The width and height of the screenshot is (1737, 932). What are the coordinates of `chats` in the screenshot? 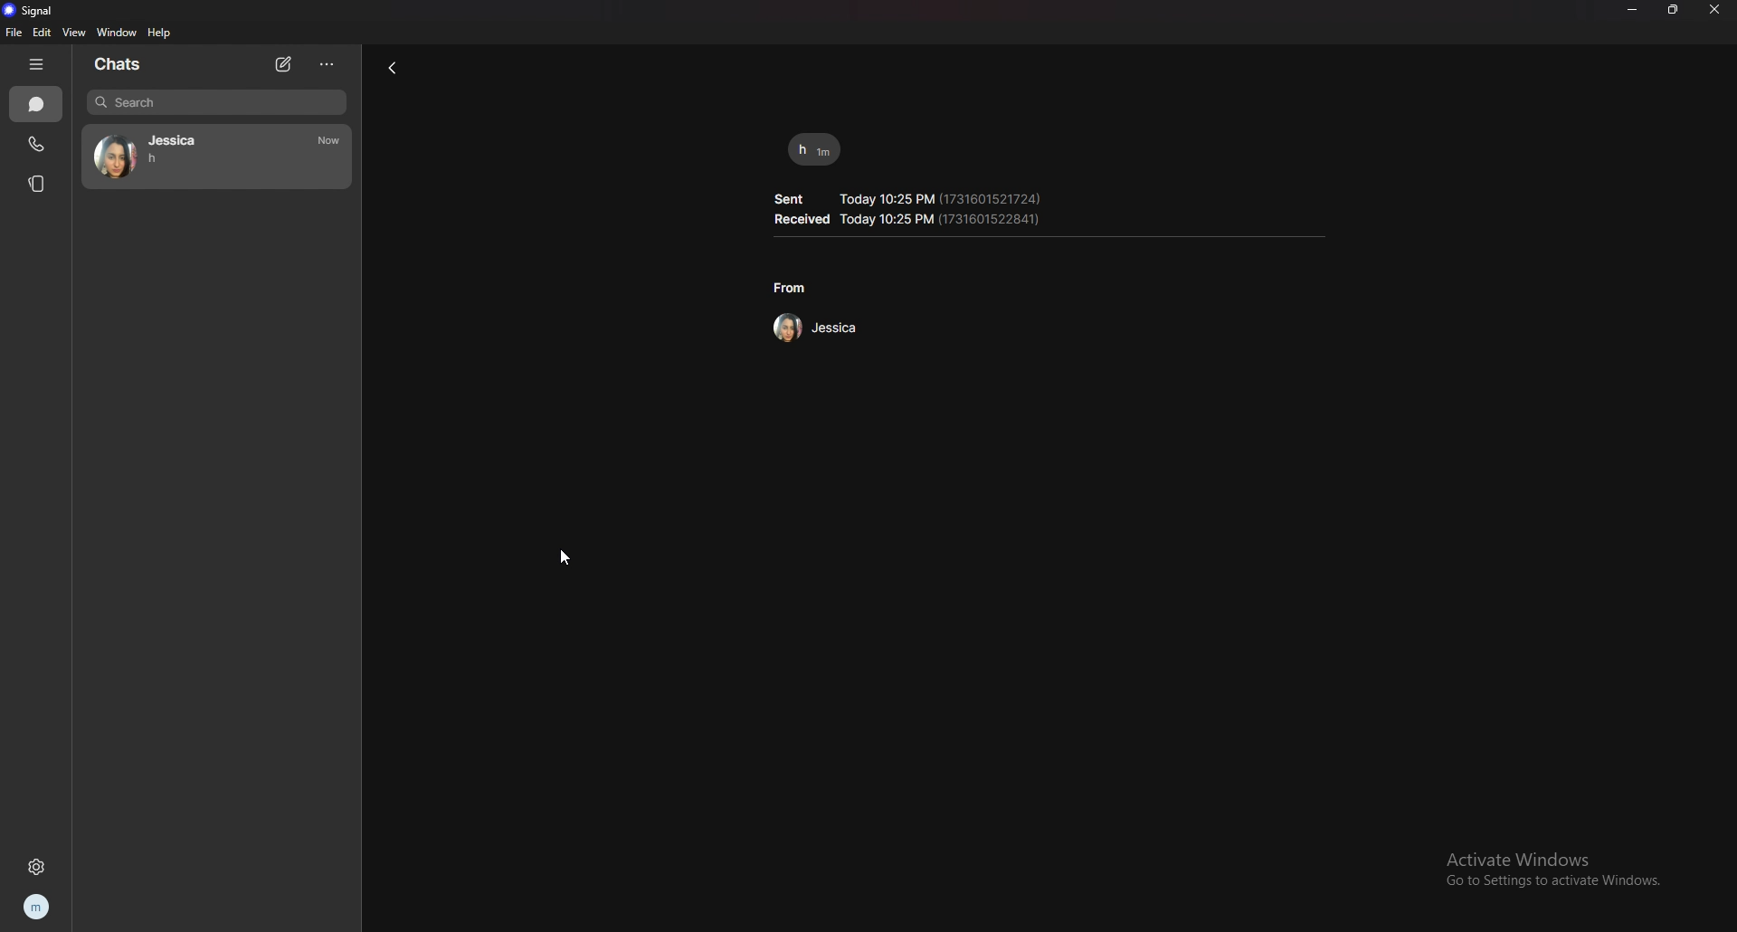 It's located at (122, 65).